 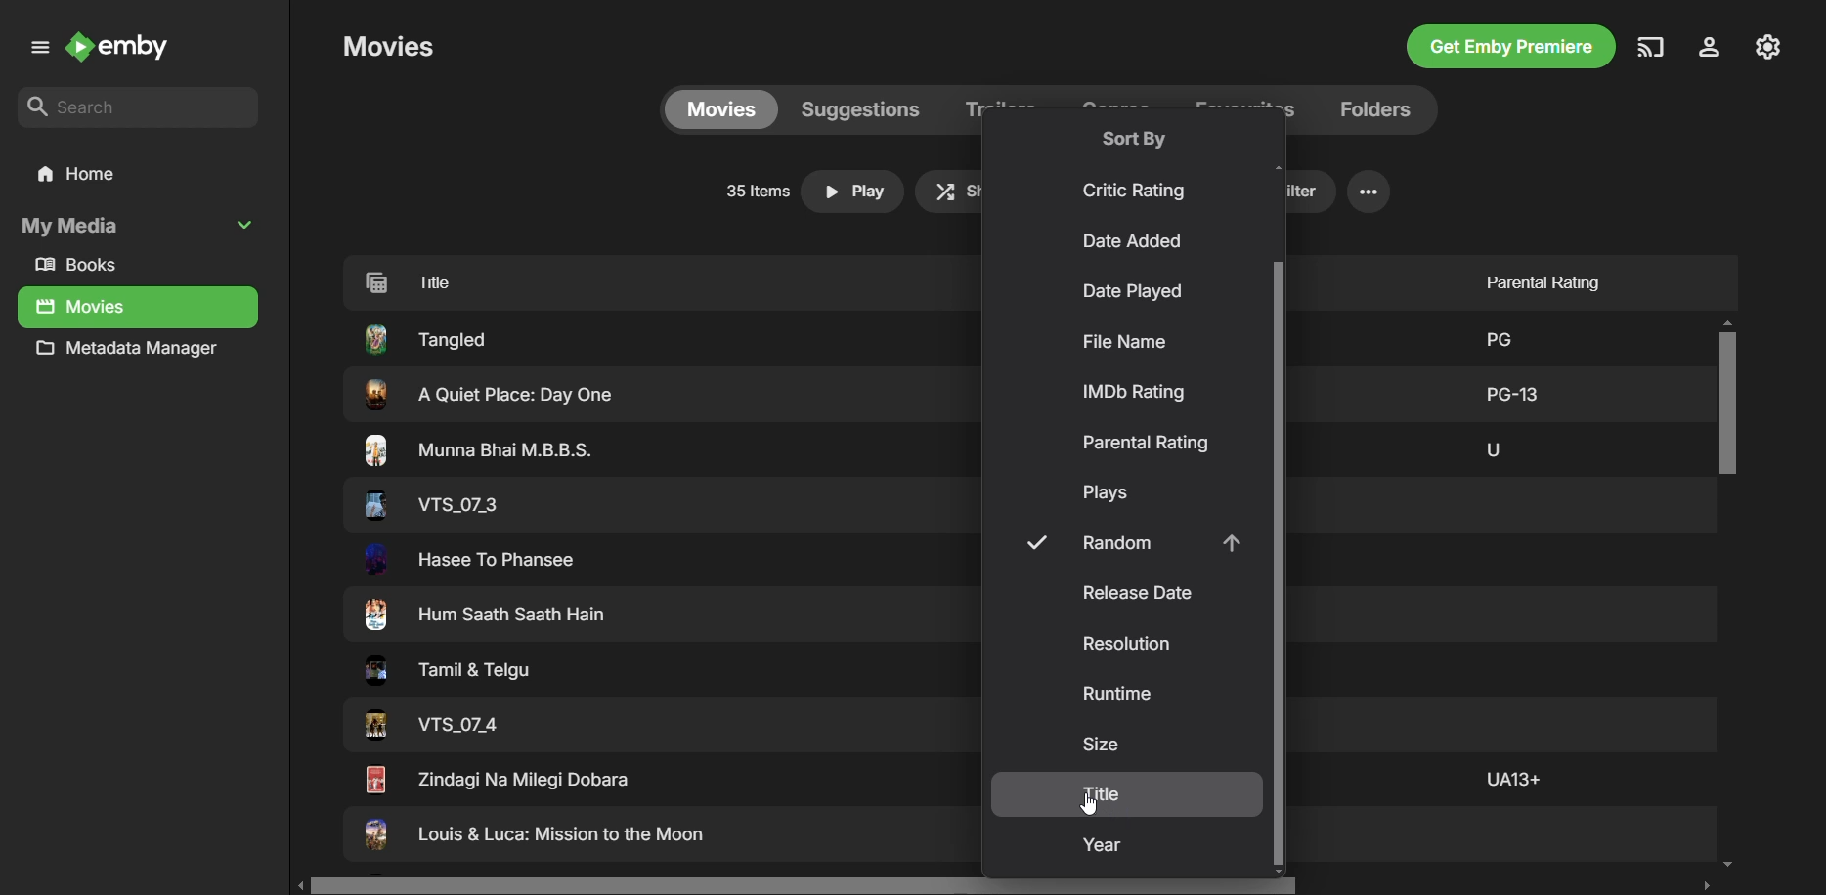 What do you see at coordinates (1369, 192) in the screenshot?
I see `Settings` at bounding box center [1369, 192].